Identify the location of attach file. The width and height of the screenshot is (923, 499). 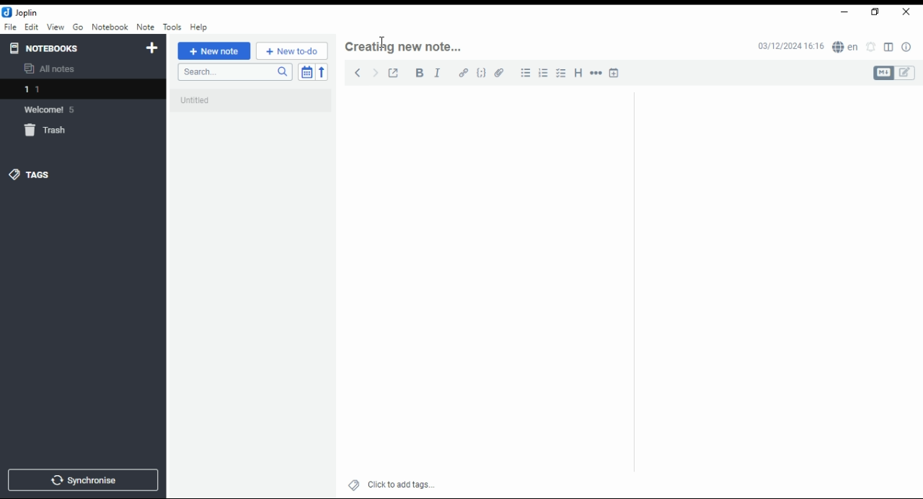
(500, 72).